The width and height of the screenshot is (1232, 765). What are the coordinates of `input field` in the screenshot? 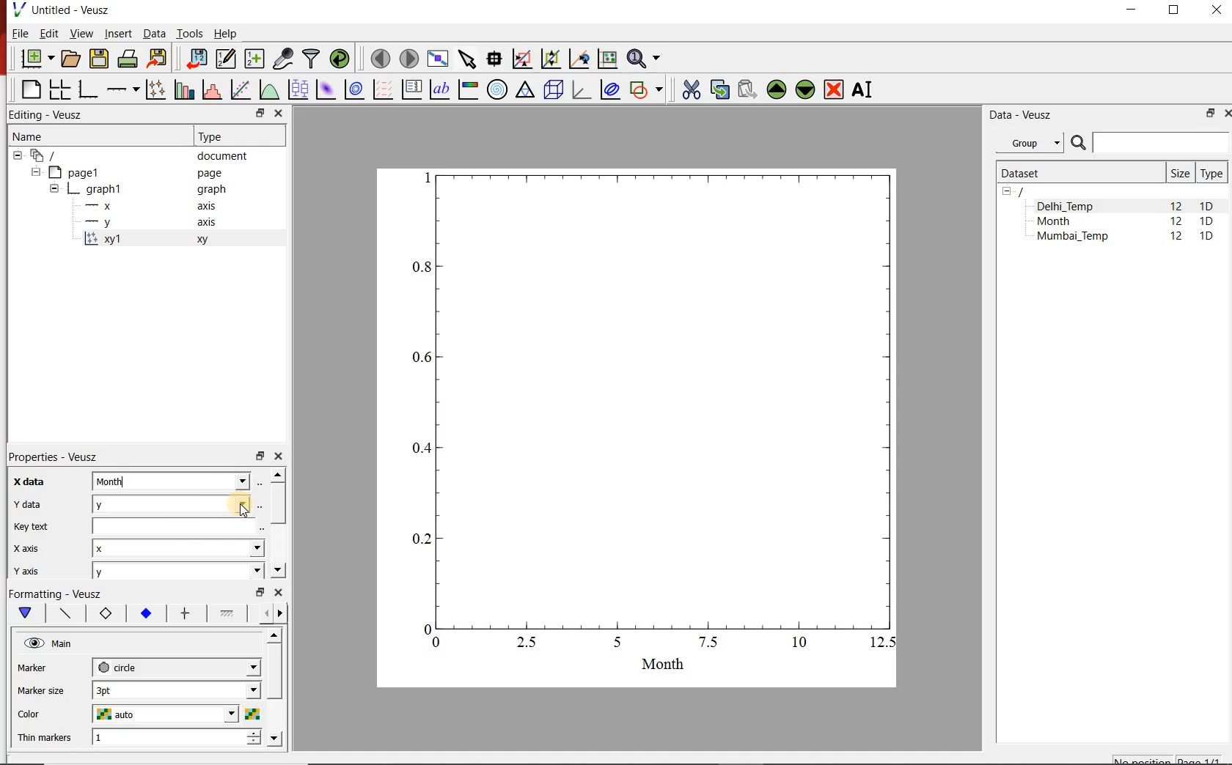 It's located at (180, 525).